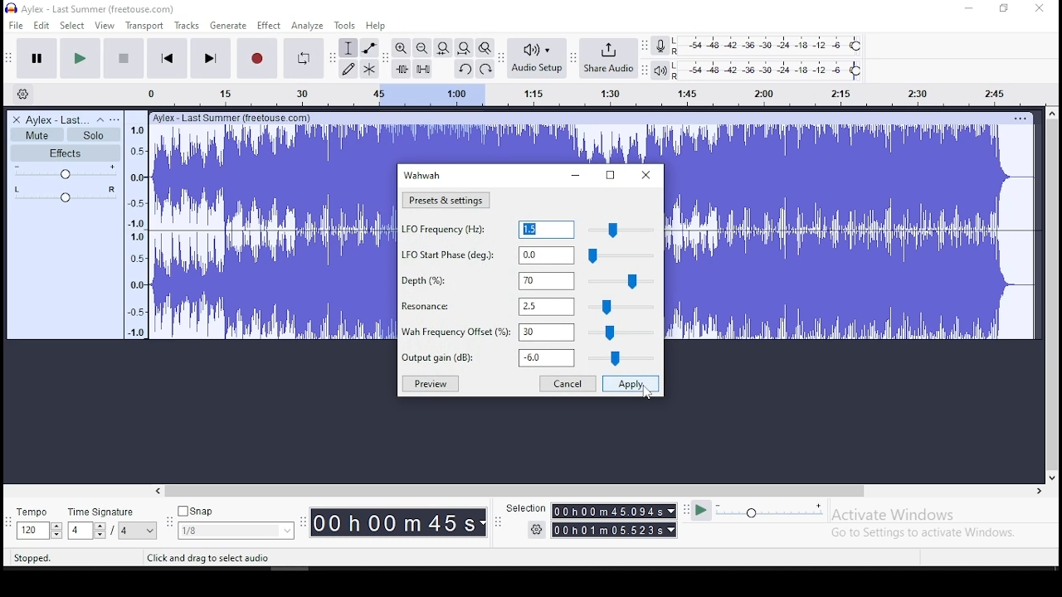  What do you see at coordinates (631, 384) in the screenshot?
I see `apply` at bounding box center [631, 384].